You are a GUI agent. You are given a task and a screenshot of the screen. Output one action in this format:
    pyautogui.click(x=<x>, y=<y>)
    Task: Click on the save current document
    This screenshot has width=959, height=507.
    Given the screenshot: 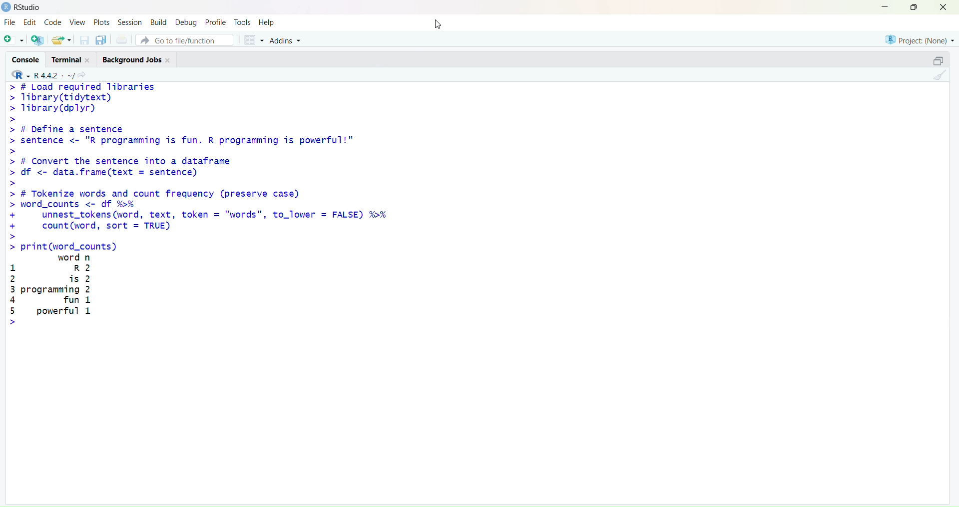 What is the action you would take?
    pyautogui.click(x=83, y=40)
    